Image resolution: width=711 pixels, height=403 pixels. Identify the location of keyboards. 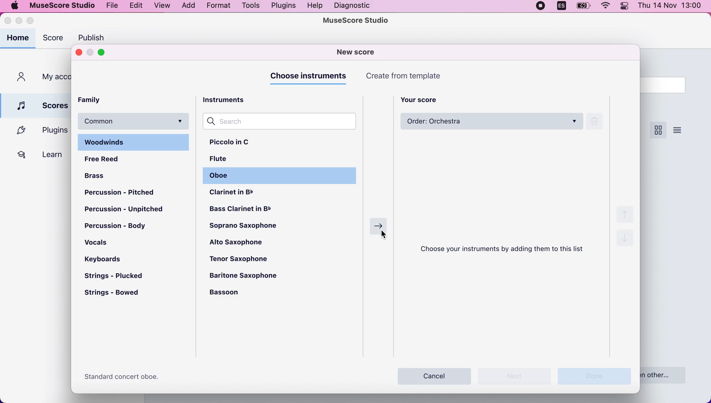
(105, 258).